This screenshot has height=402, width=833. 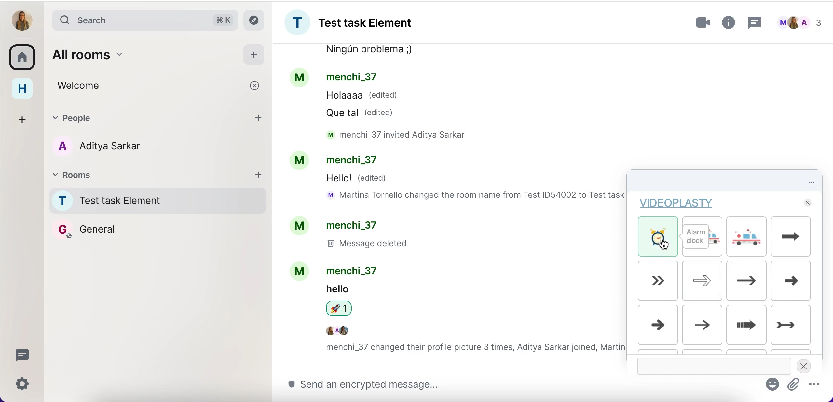 What do you see at coordinates (730, 23) in the screenshot?
I see `more information` at bounding box center [730, 23].